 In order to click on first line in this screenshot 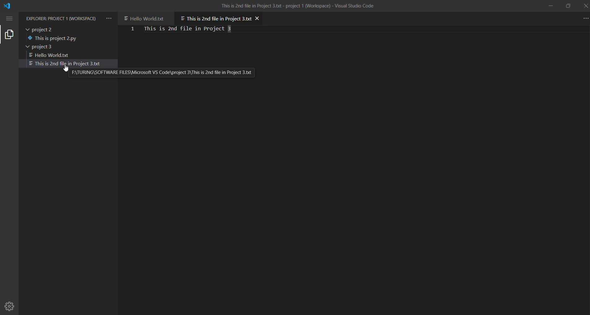, I will do `click(133, 30)`.